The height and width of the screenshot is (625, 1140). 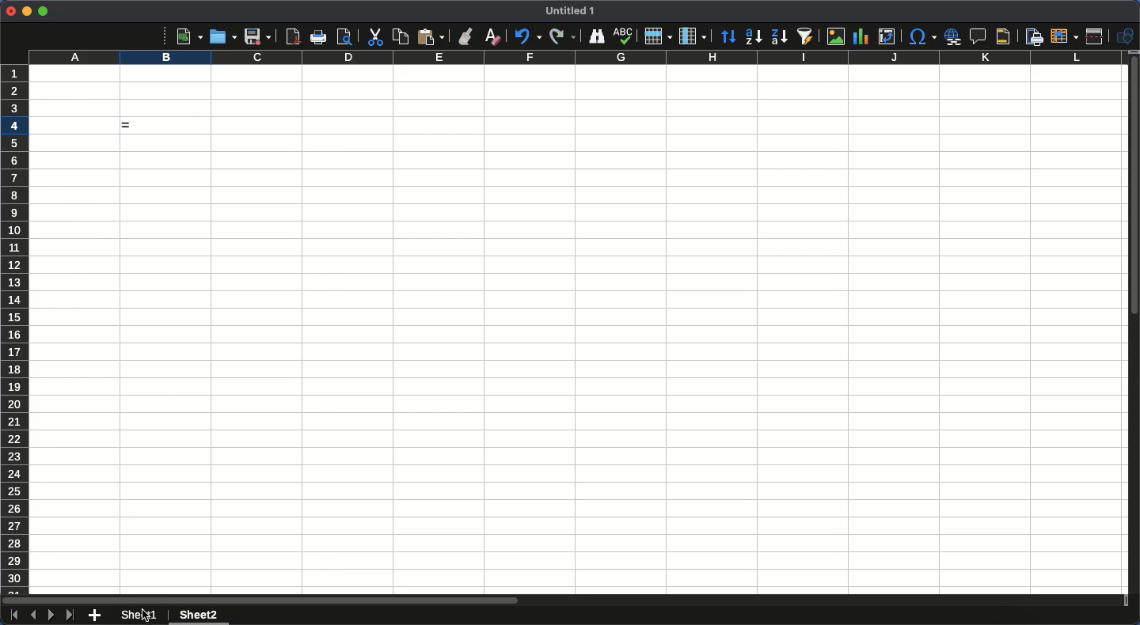 I want to click on Split window, so click(x=1098, y=36).